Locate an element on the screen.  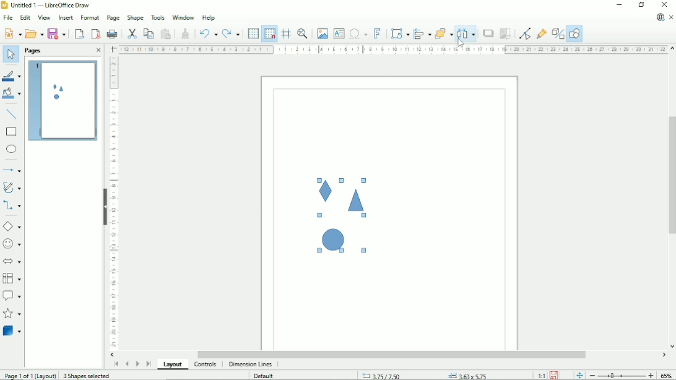
Horizontal scrollbar is located at coordinates (393, 355).